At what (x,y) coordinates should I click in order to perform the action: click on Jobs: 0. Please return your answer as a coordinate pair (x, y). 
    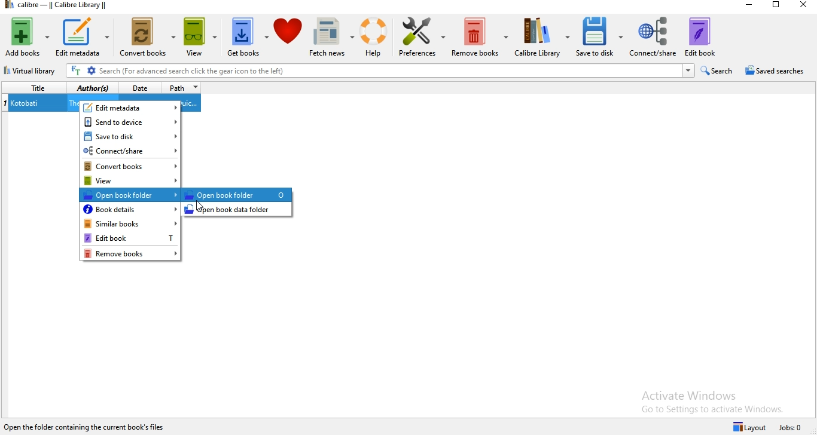
    Looking at the image, I should click on (792, 427).